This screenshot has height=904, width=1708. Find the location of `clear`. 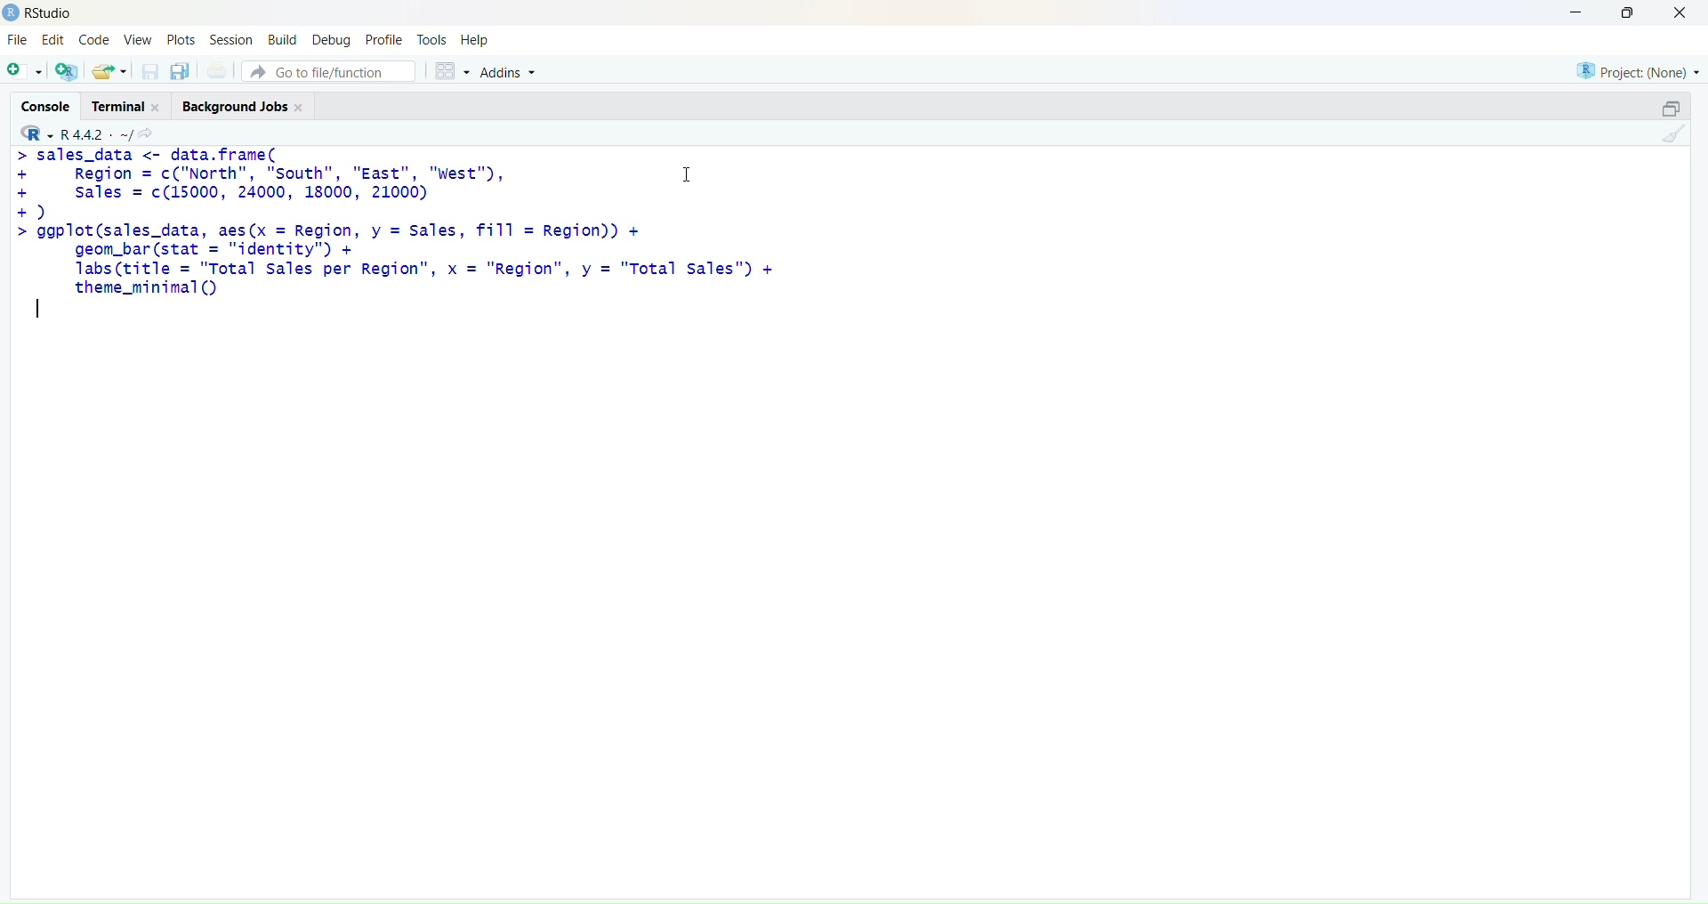

clear is located at coordinates (1678, 138).